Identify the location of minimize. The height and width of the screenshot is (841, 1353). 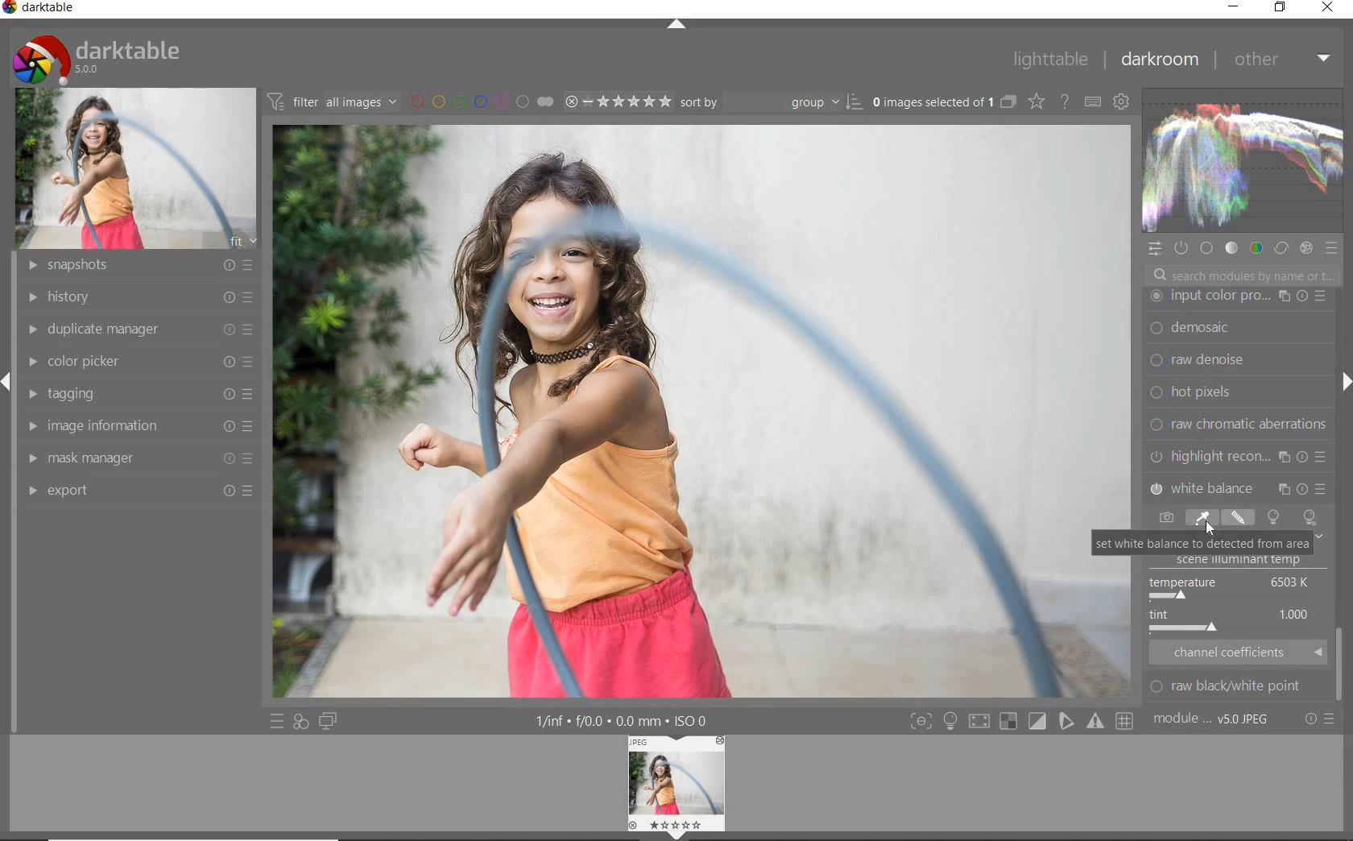
(1233, 6).